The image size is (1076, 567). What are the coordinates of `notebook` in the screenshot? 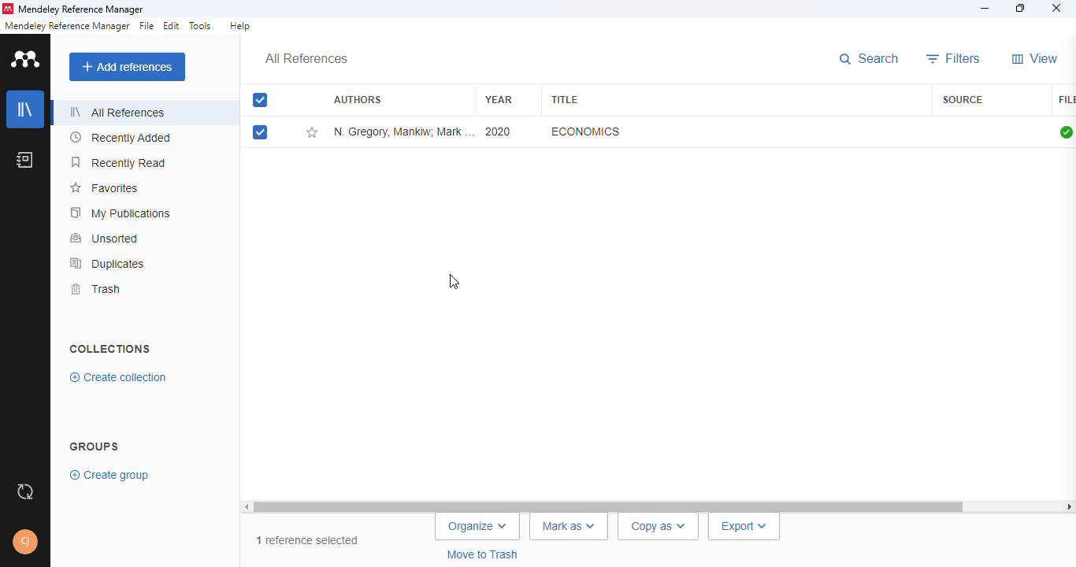 It's located at (24, 160).